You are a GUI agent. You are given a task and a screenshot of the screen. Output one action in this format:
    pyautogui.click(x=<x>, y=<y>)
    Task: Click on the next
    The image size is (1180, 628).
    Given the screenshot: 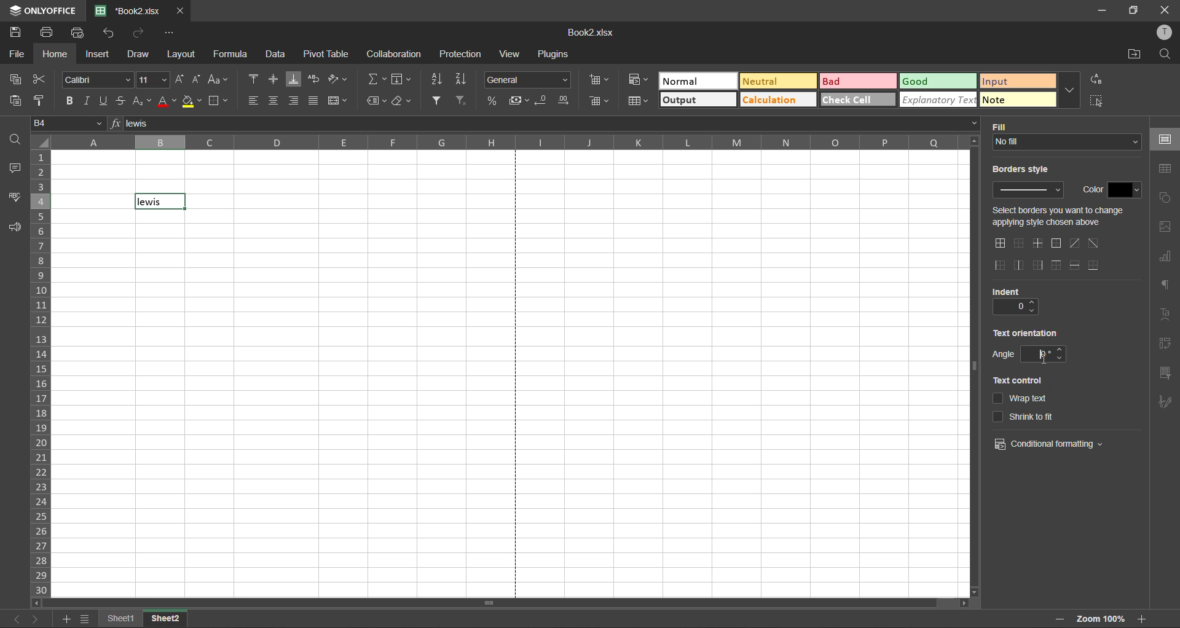 What is the action you would take?
    pyautogui.click(x=35, y=621)
    